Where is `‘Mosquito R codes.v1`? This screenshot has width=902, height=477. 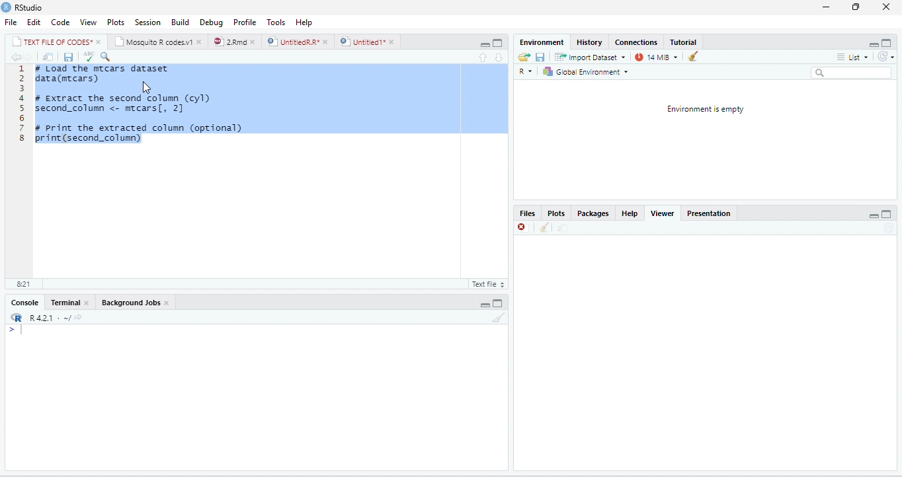
‘Mosquito R codes.v1 is located at coordinates (153, 41).